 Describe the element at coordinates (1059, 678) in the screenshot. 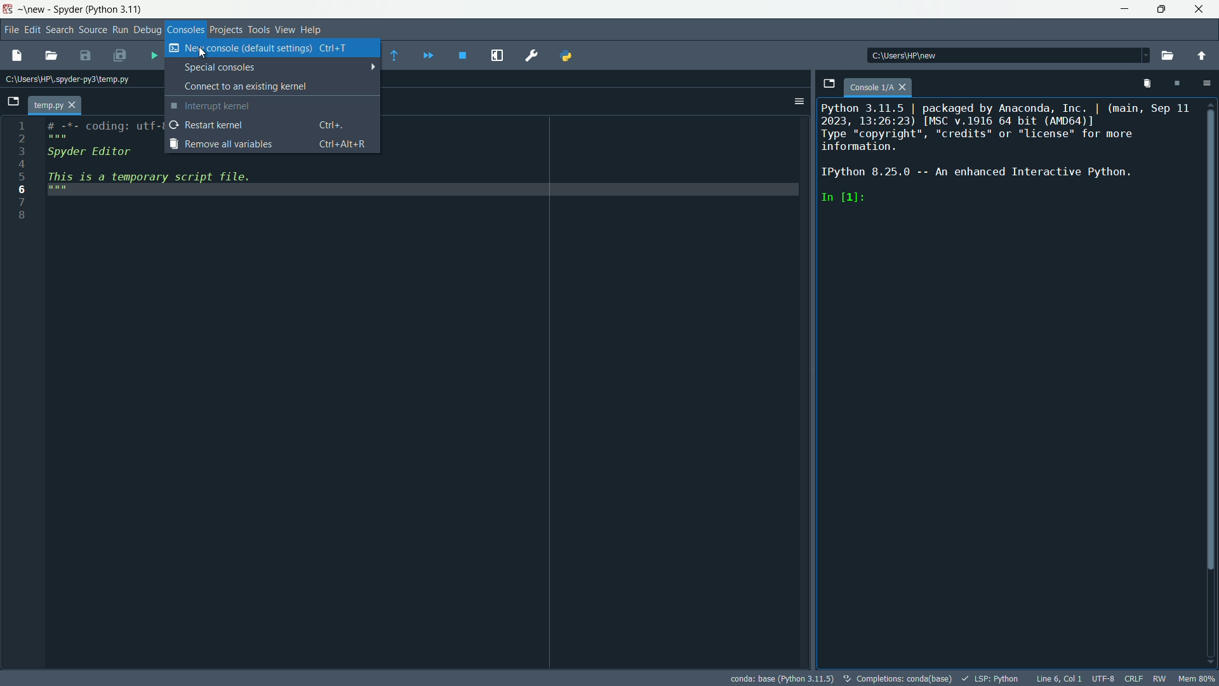

I see `cursor position` at that location.